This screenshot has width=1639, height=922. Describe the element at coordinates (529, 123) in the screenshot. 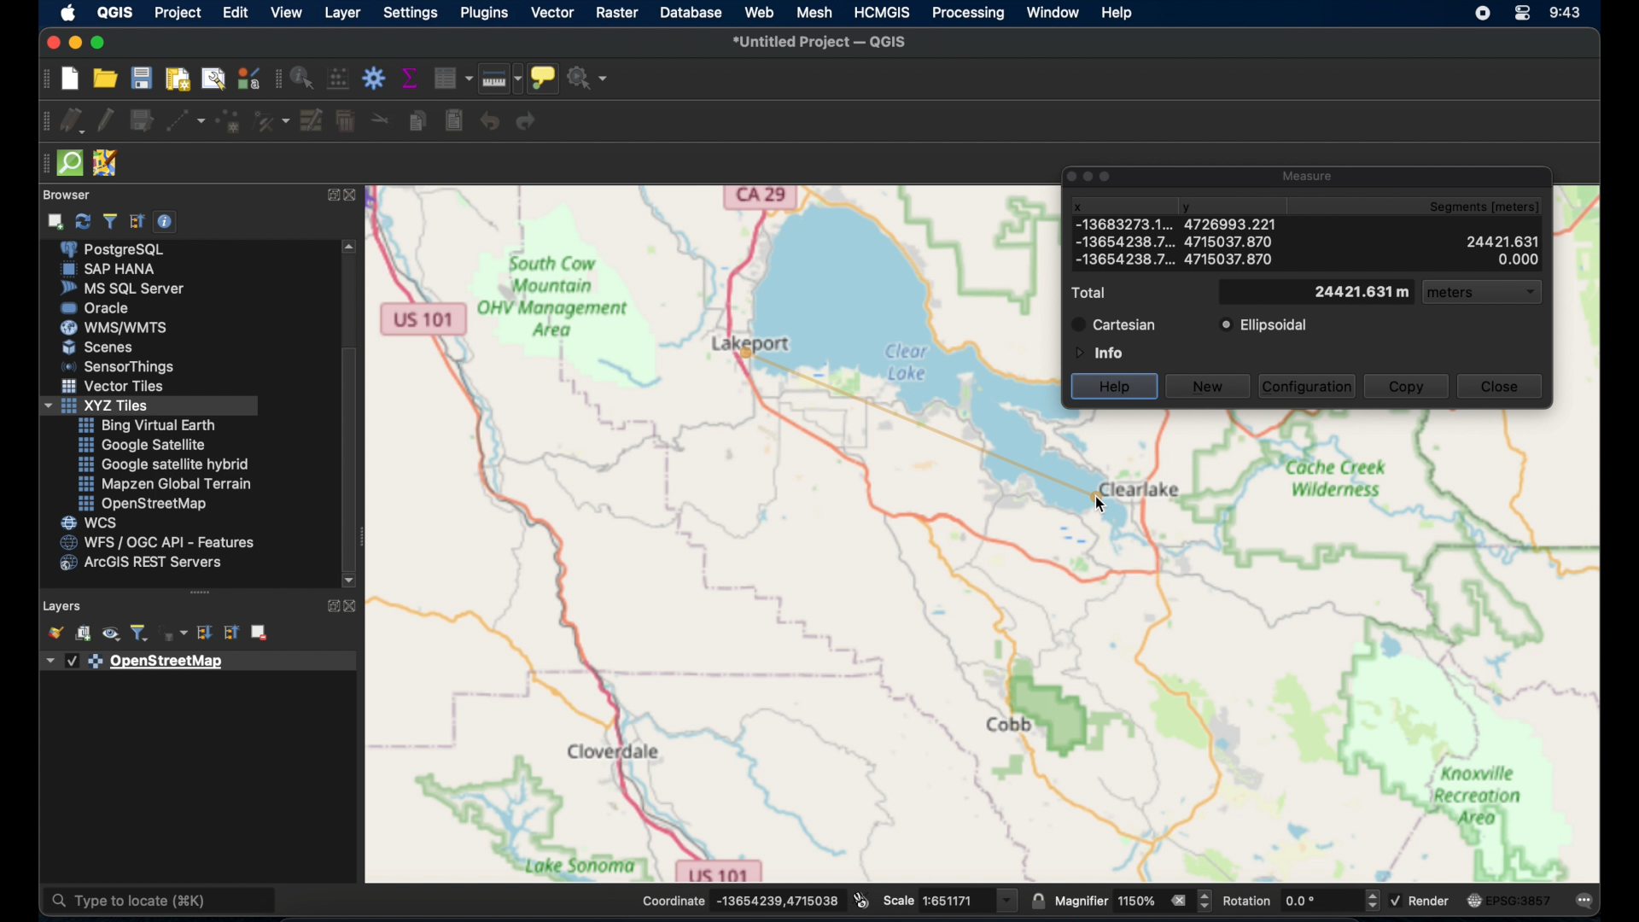

I see `redo` at that location.